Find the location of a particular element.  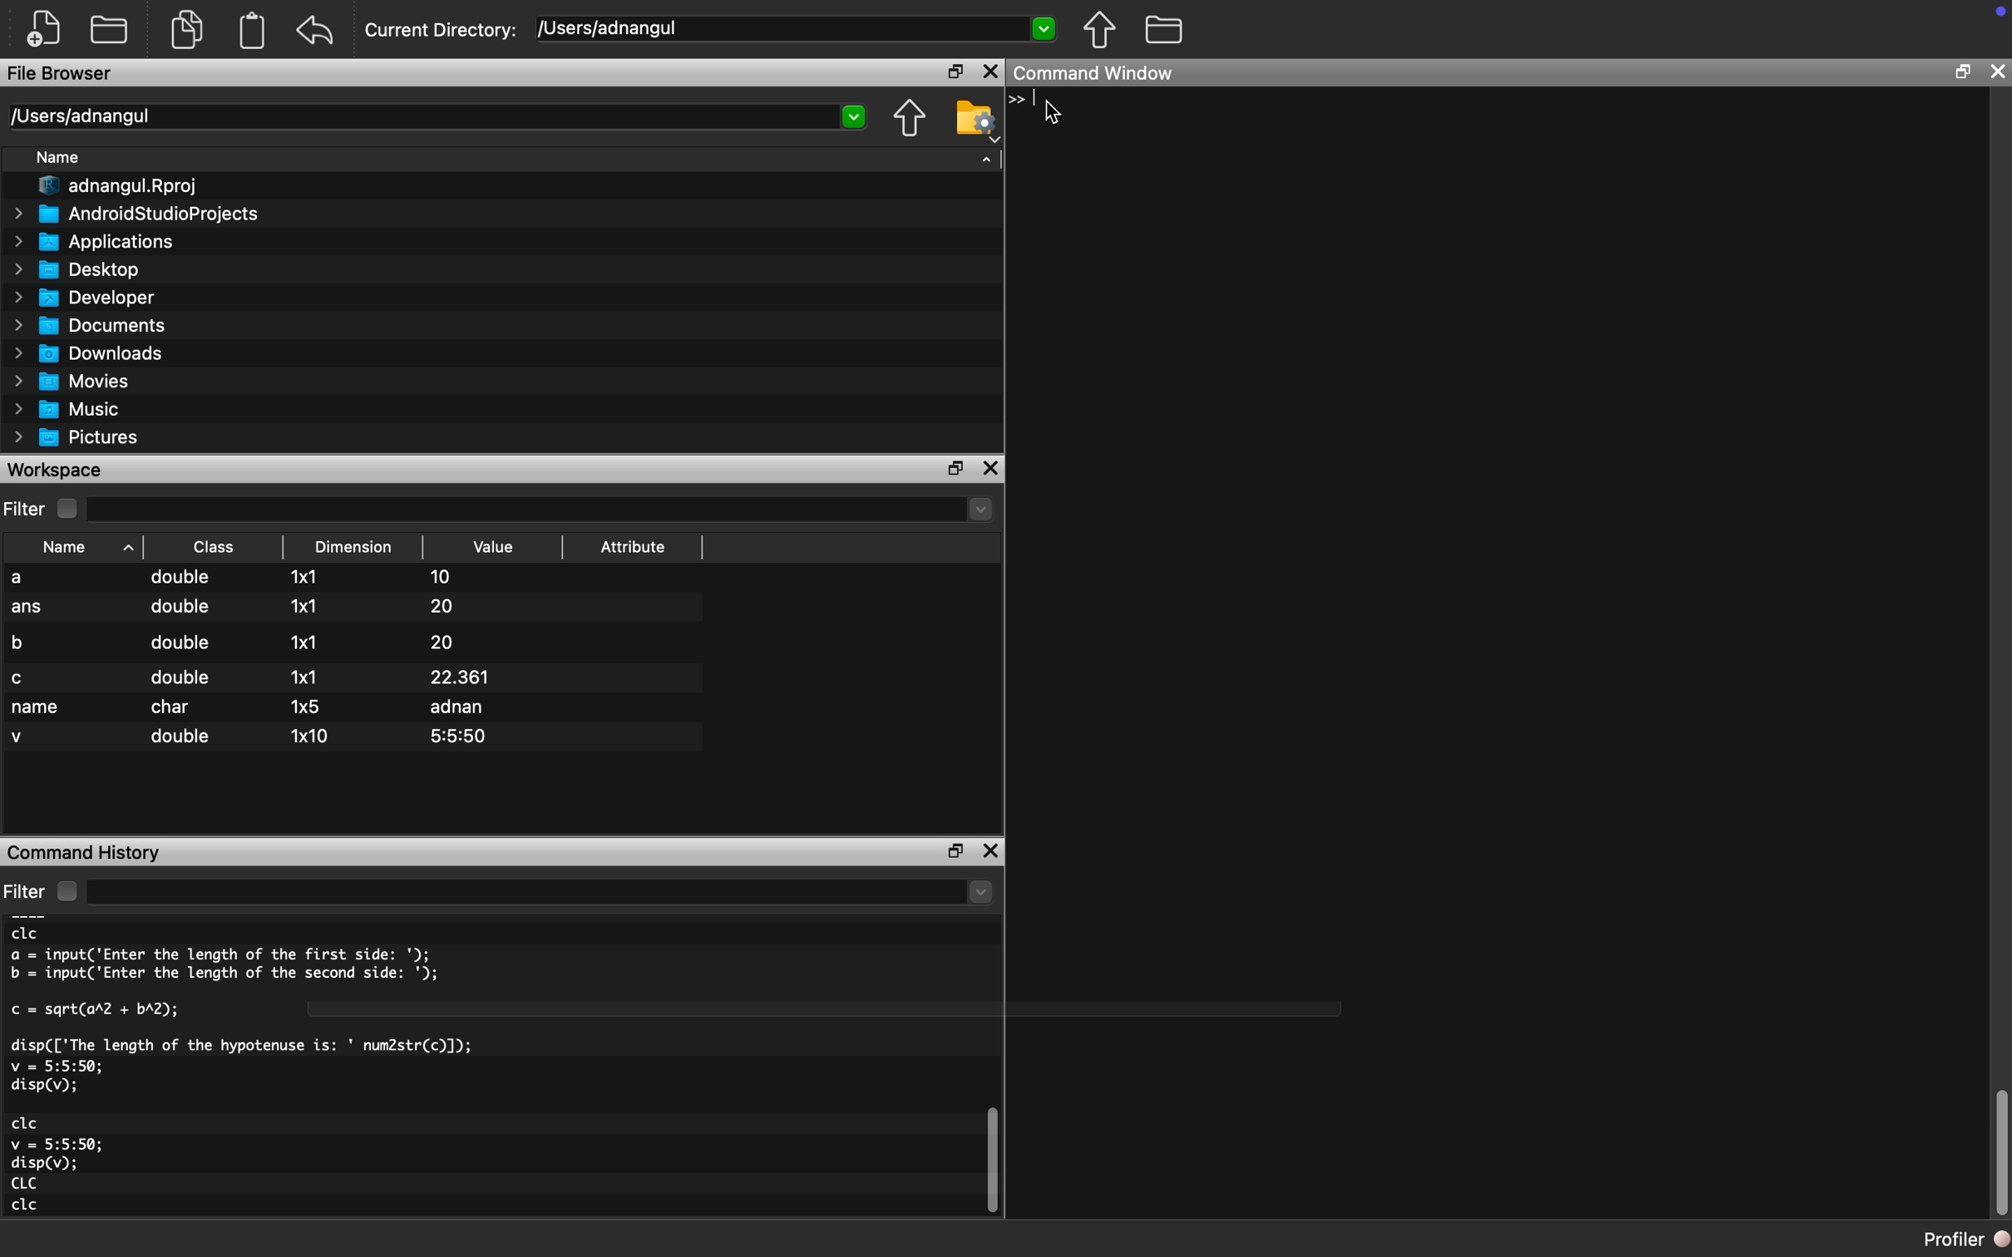

Dropdown is located at coordinates (1046, 31).